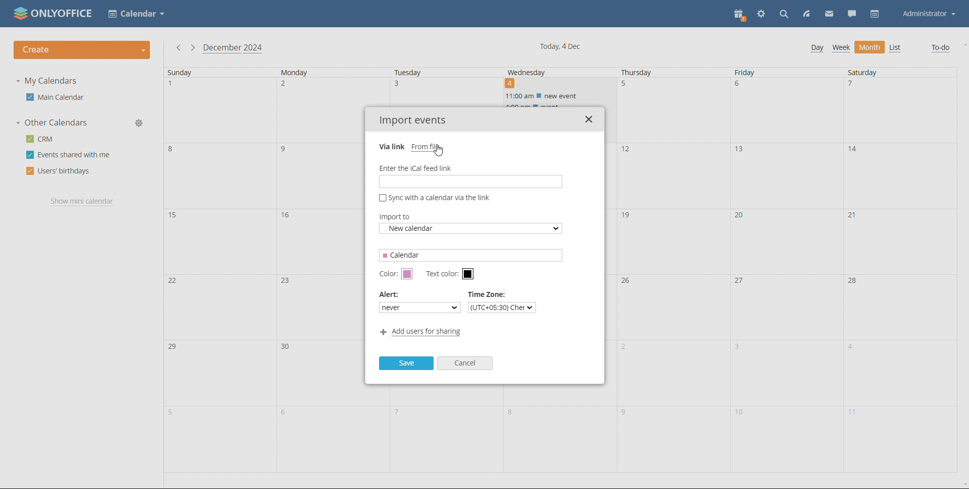  Describe the element at coordinates (413, 121) in the screenshot. I see `import events` at that location.